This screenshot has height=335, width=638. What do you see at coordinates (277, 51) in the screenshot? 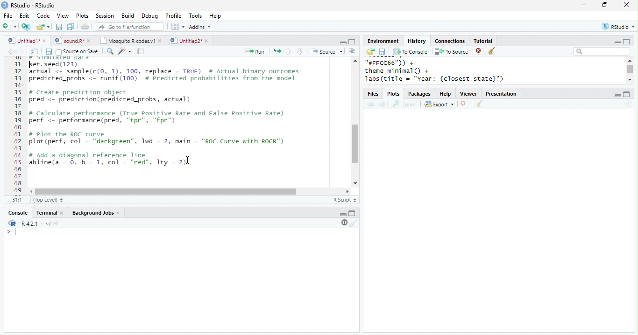
I see `rerun` at bounding box center [277, 51].